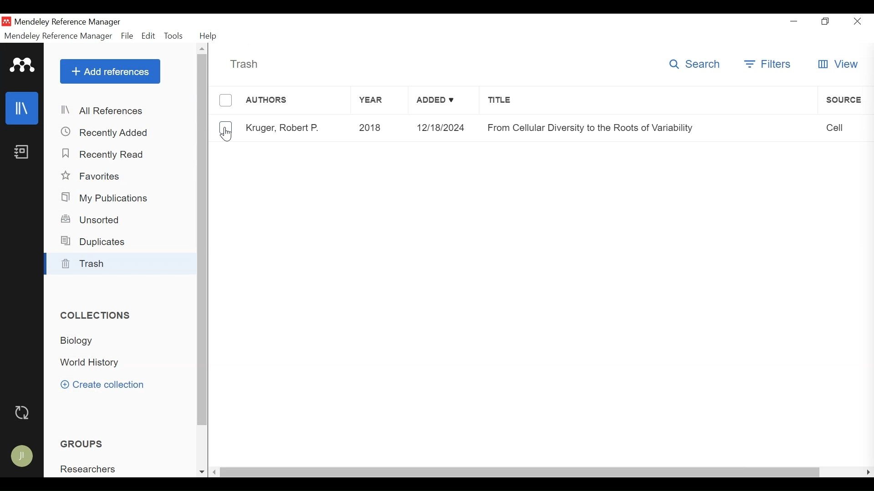 This screenshot has height=491, width=874. What do you see at coordinates (21, 65) in the screenshot?
I see `Mendeley Logo` at bounding box center [21, 65].